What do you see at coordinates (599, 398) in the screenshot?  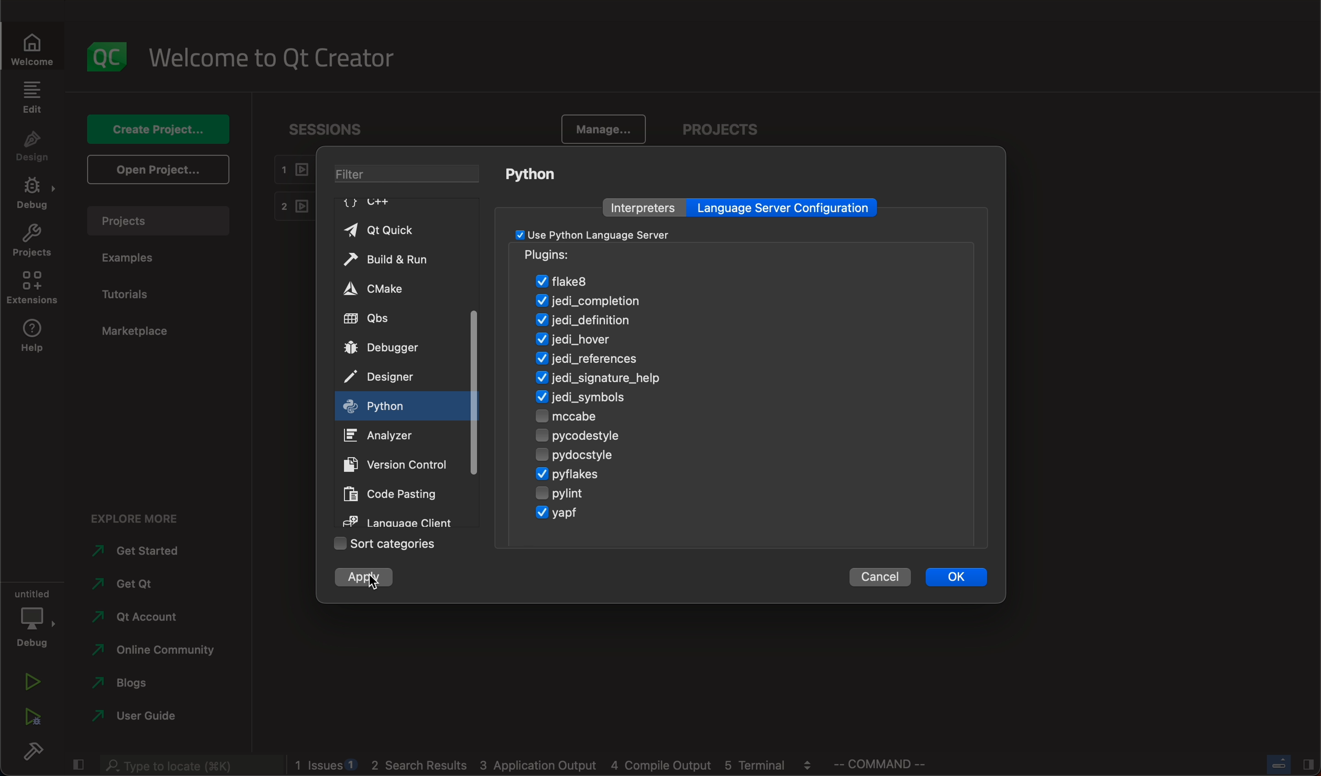 I see `symbols` at bounding box center [599, 398].